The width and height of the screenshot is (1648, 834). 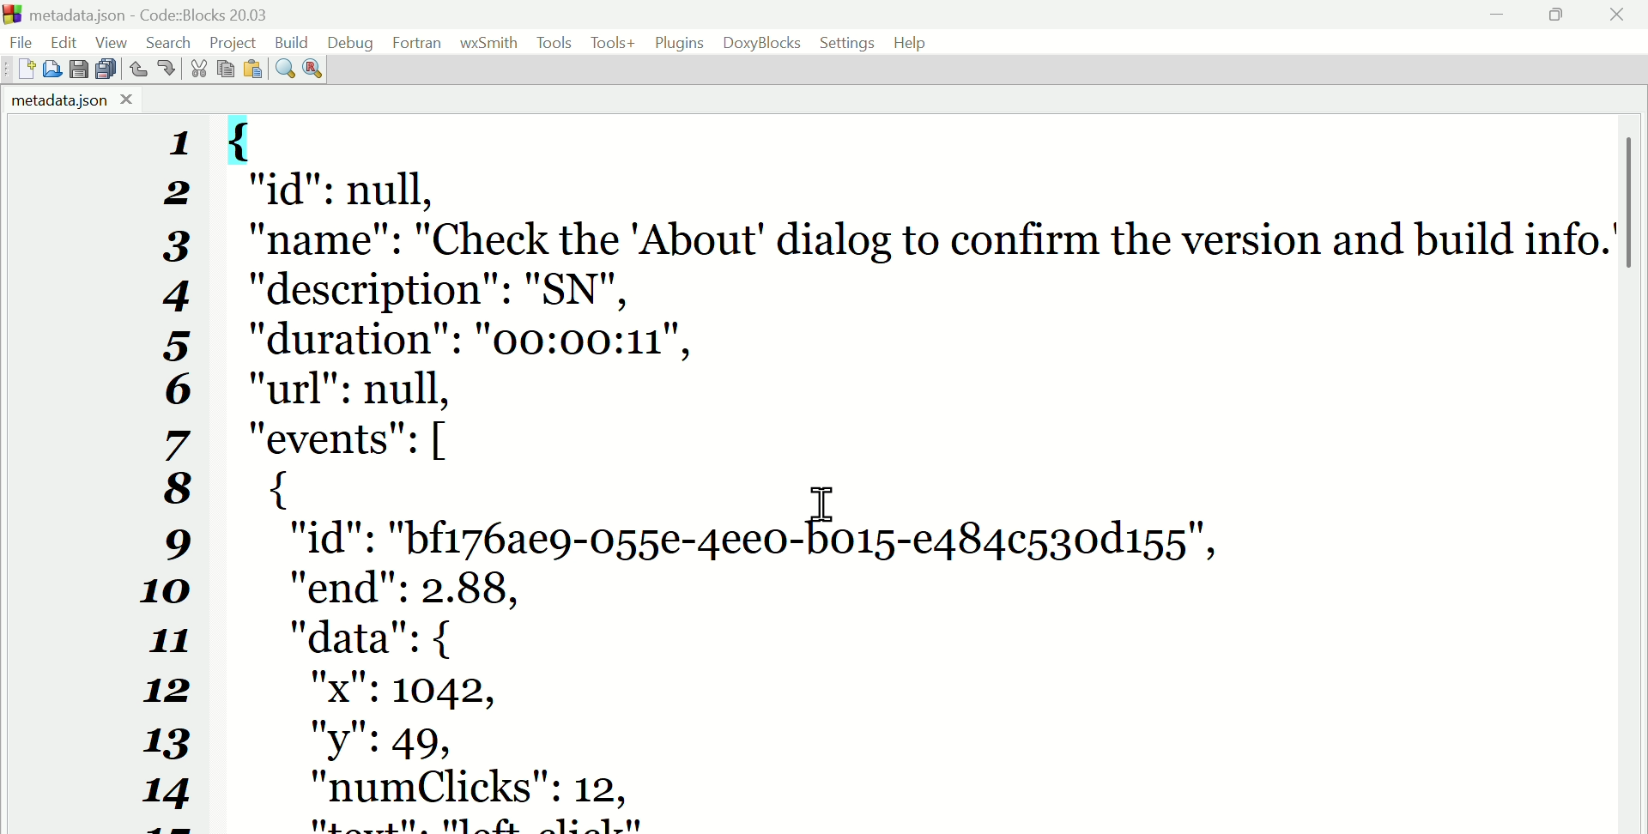 I want to click on New, so click(x=20, y=71).